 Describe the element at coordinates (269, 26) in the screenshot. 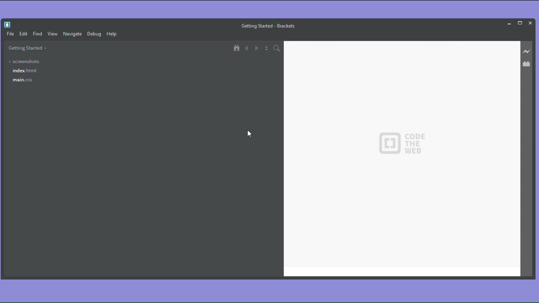

I see `getting started - brackets` at that location.